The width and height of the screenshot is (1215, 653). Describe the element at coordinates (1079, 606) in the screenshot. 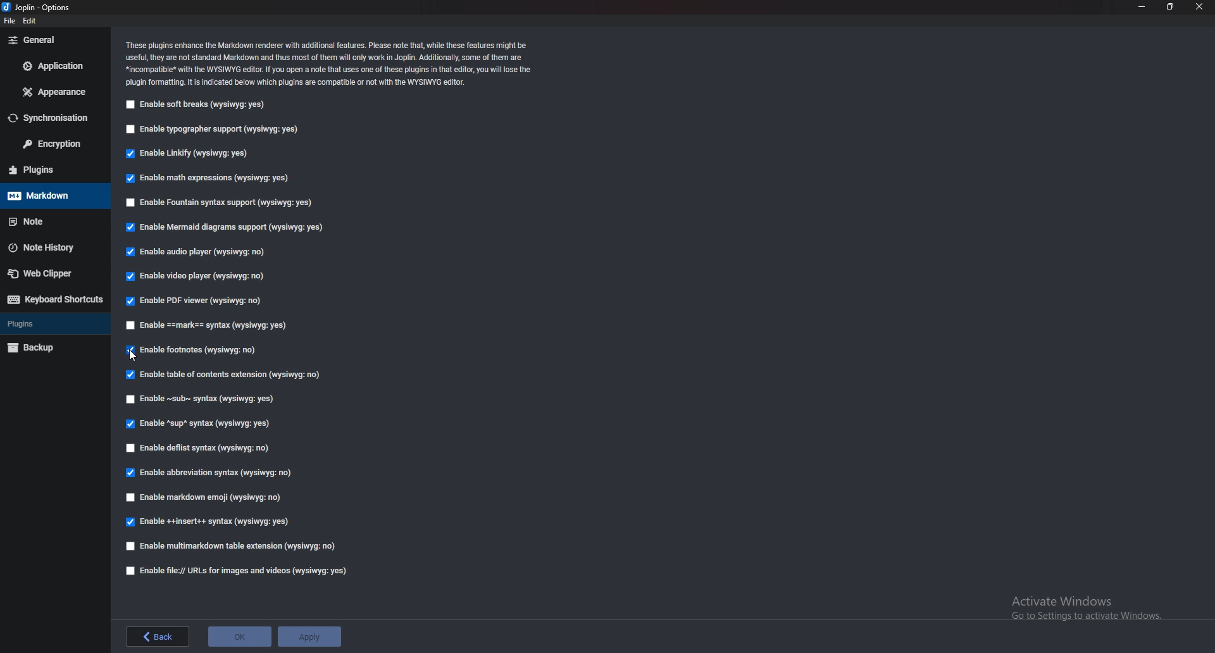

I see `Activate Windows
Go to Settings to activate Windows.` at that location.